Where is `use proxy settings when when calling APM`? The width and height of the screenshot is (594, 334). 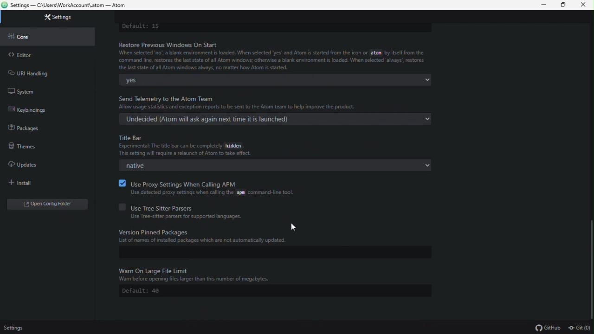
use proxy settings when when calling APM is located at coordinates (217, 188).